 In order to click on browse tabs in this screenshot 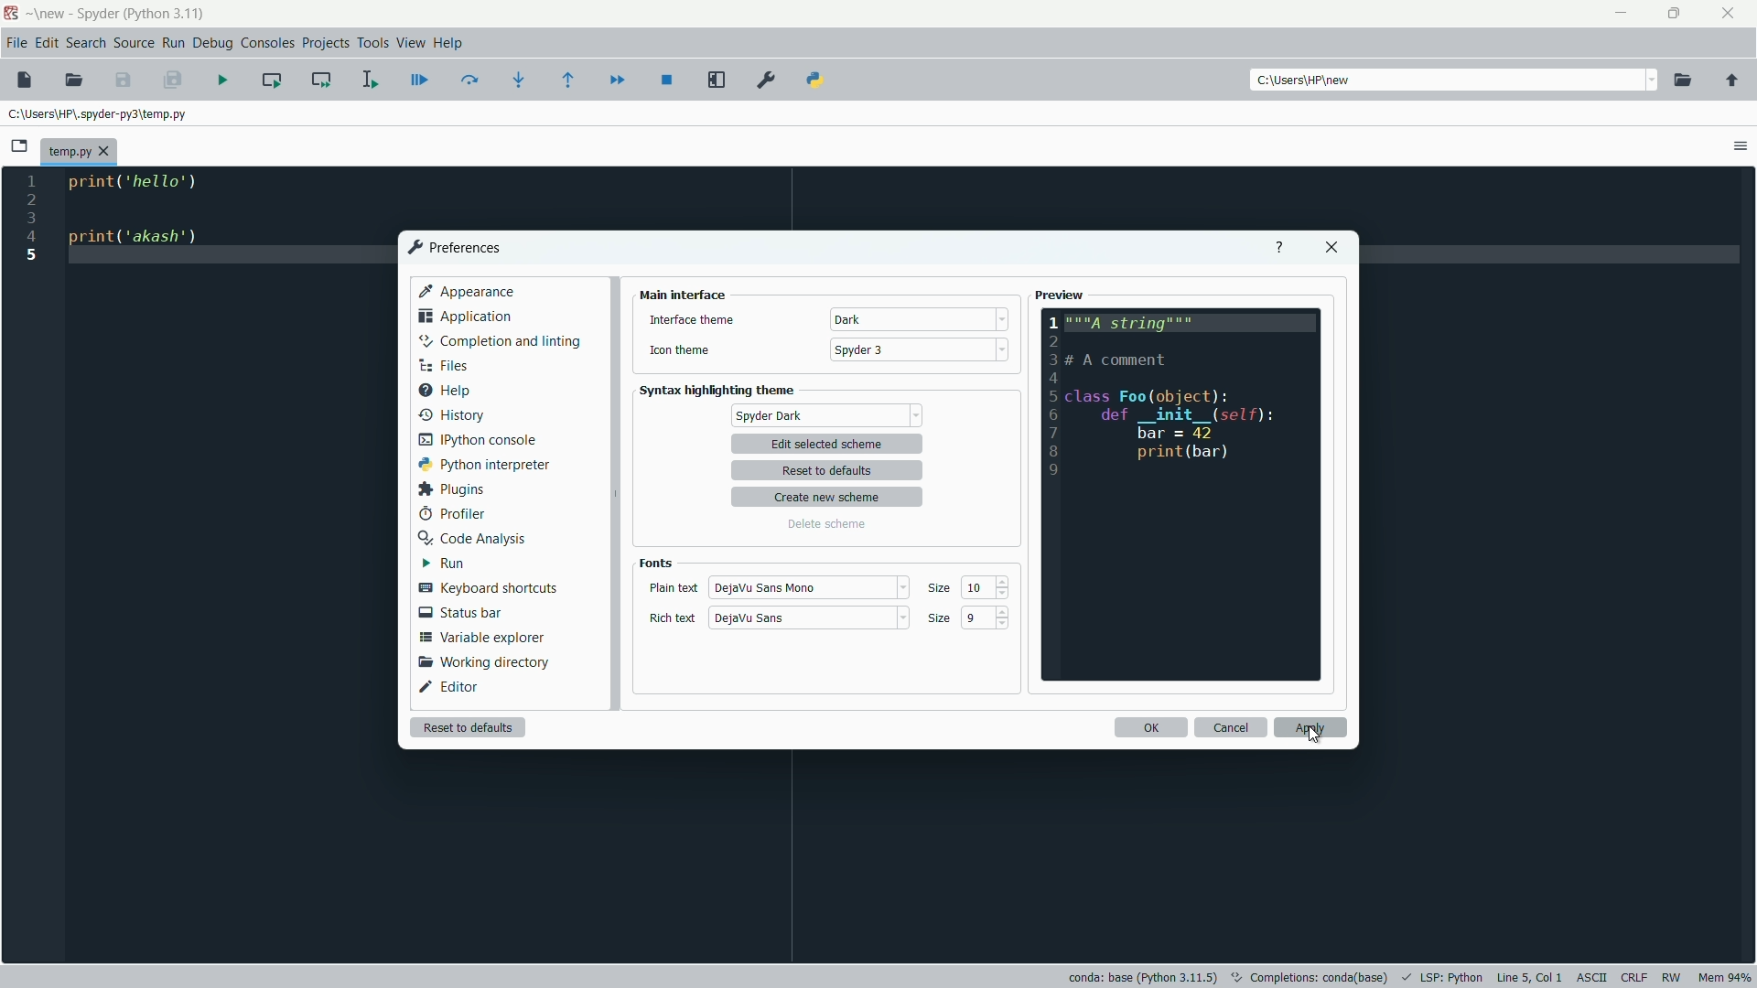, I will do `click(21, 146)`.